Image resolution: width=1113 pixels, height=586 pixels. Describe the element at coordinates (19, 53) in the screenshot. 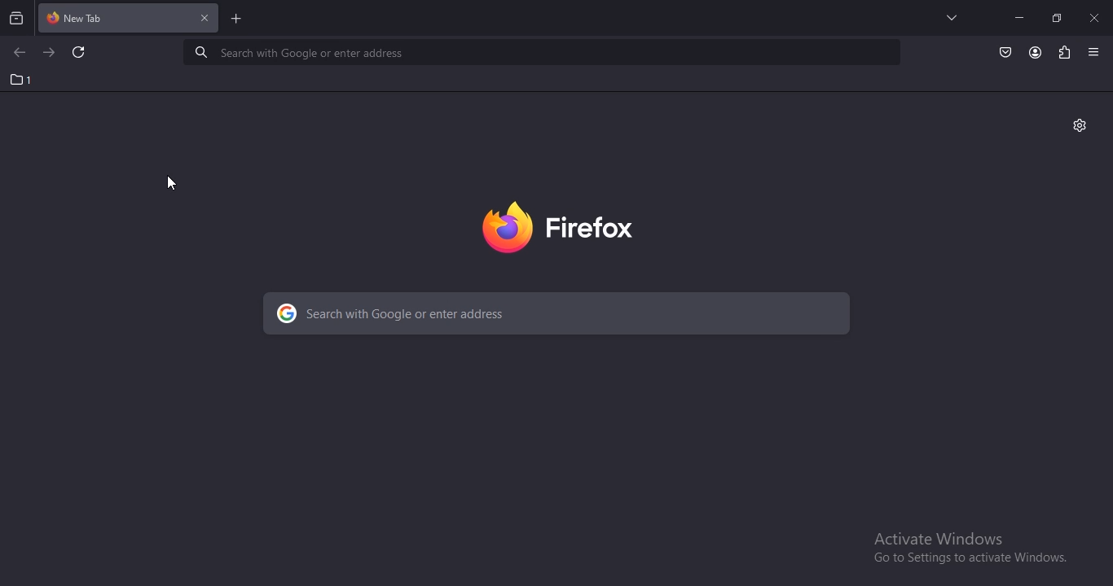

I see `click to go to previous page` at that location.